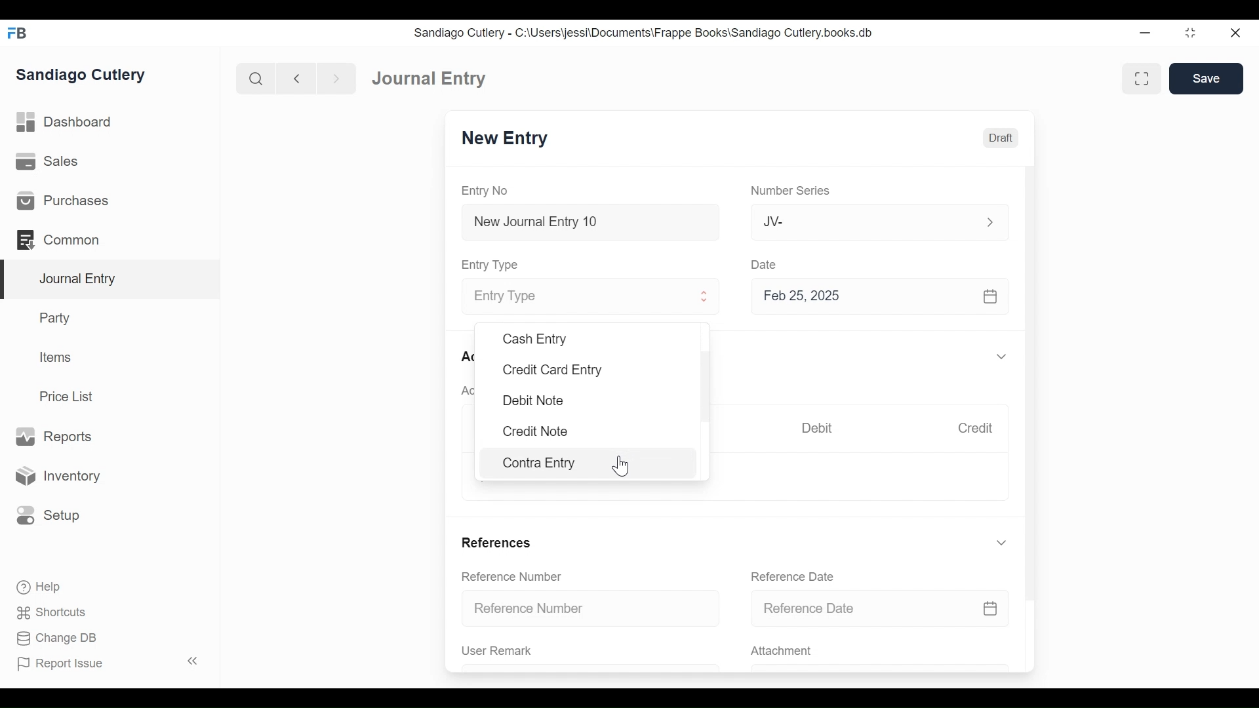 Image resolution: width=1259 pixels, height=708 pixels. What do you see at coordinates (52, 436) in the screenshot?
I see `Reports` at bounding box center [52, 436].